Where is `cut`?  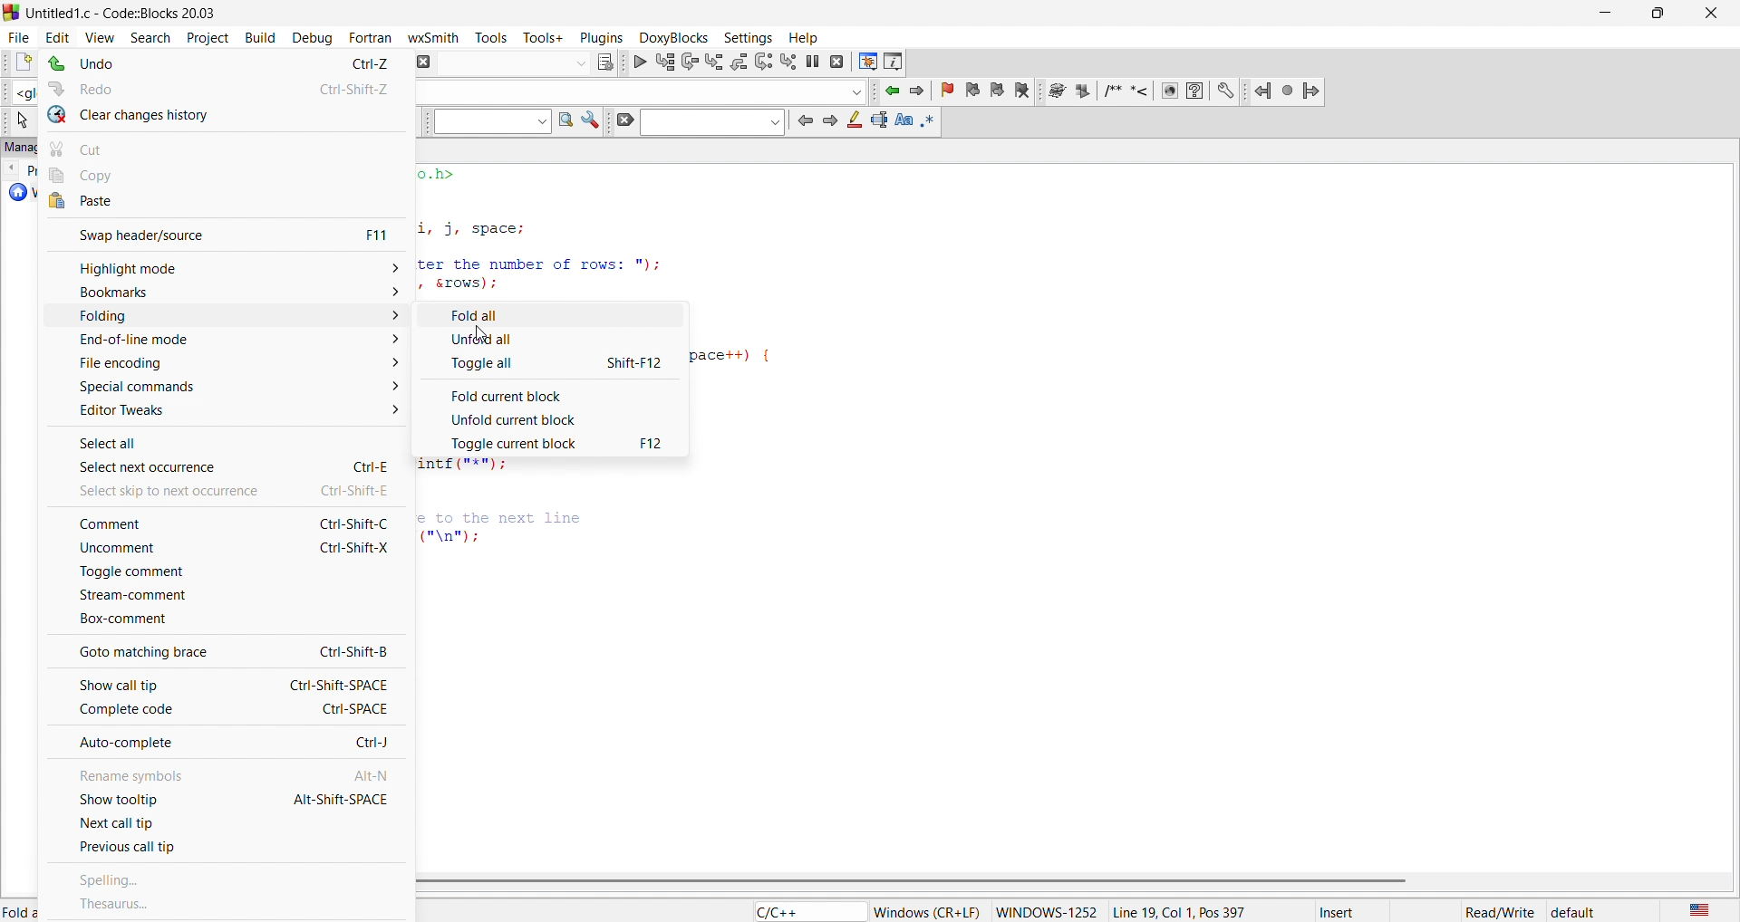
cut is located at coordinates (227, 146).